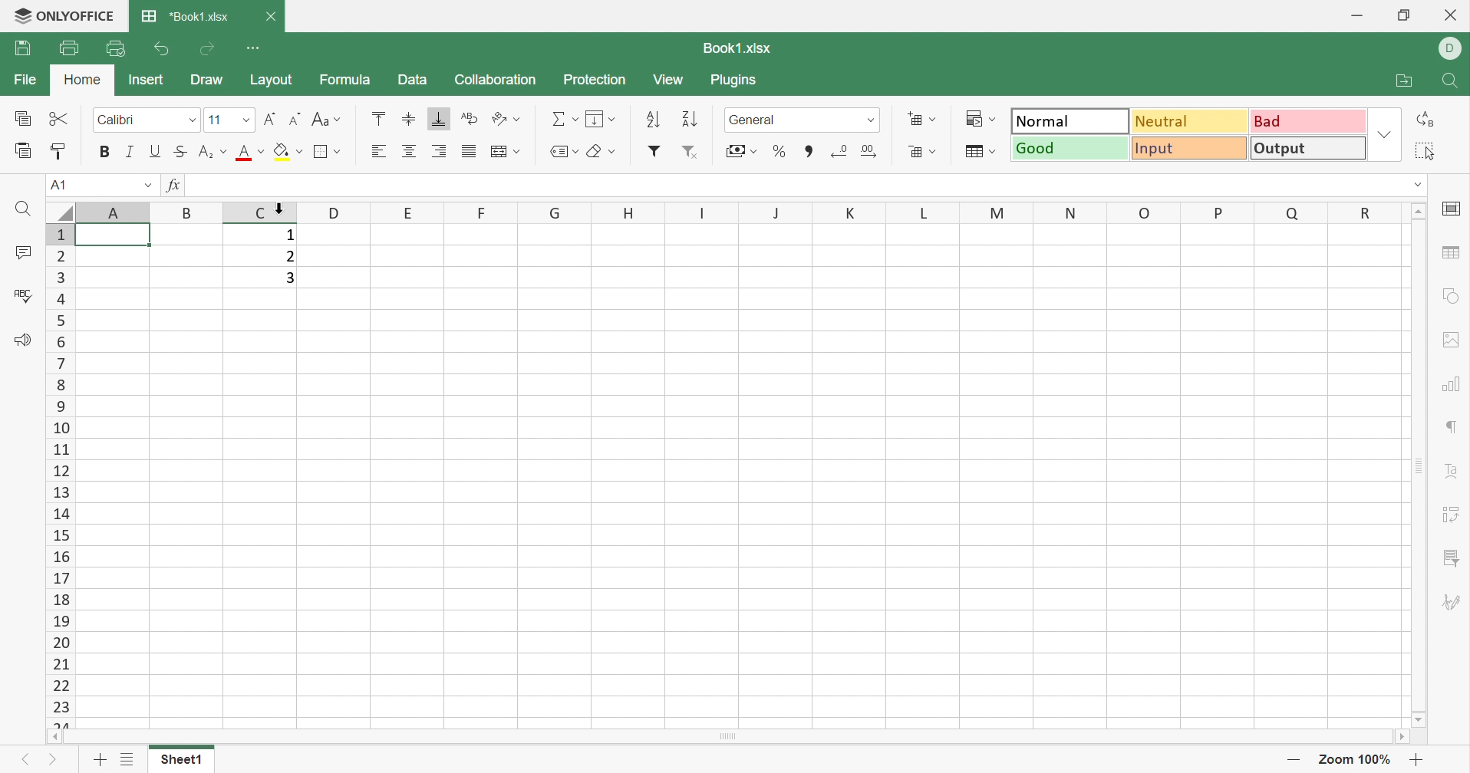 The width and height of the screenshot is (1470, 773). I want to click on Neutral, so click(1191, 123).